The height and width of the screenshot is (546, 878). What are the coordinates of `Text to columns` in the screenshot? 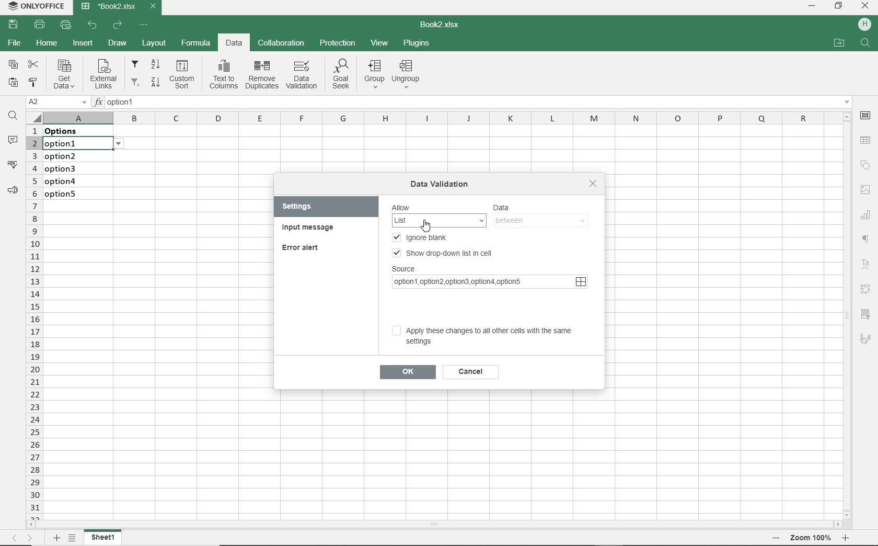 It's located at (224, 73).